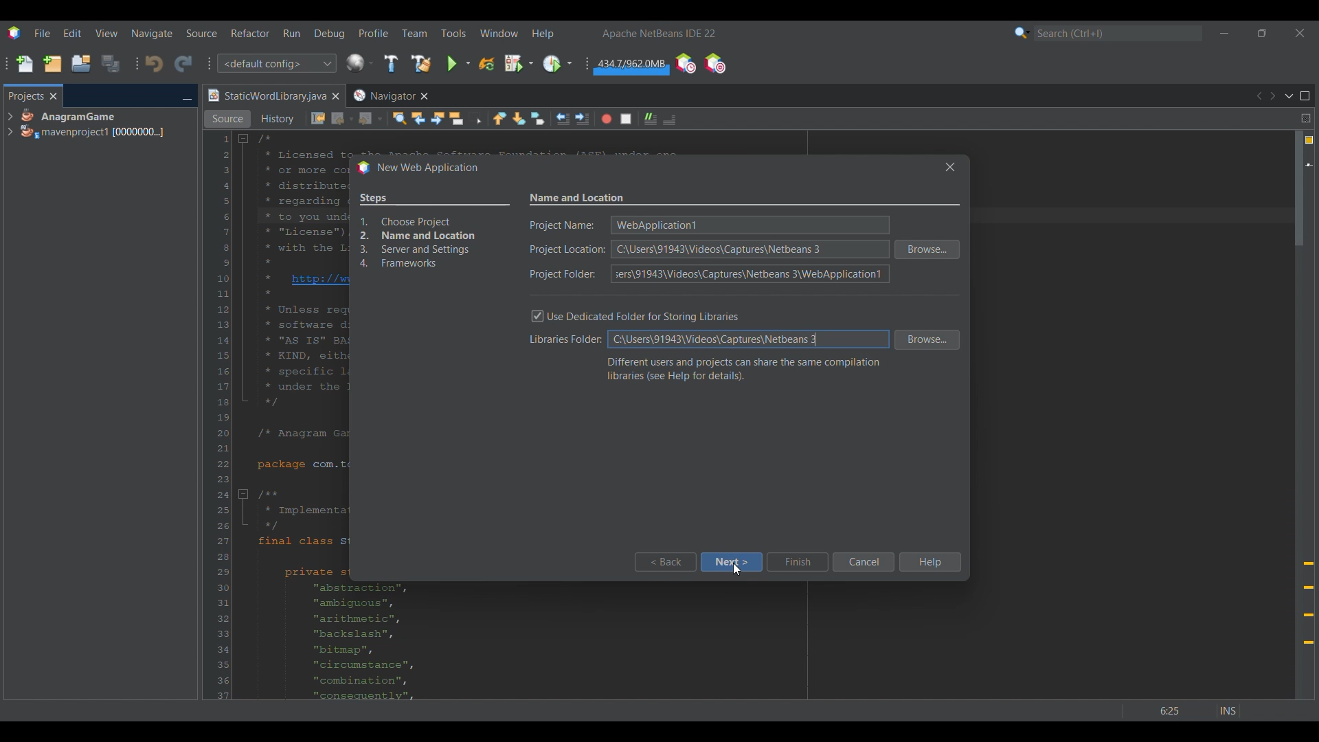 The image size is (1319, 742). I want to click on Section description, so click(743, 369).